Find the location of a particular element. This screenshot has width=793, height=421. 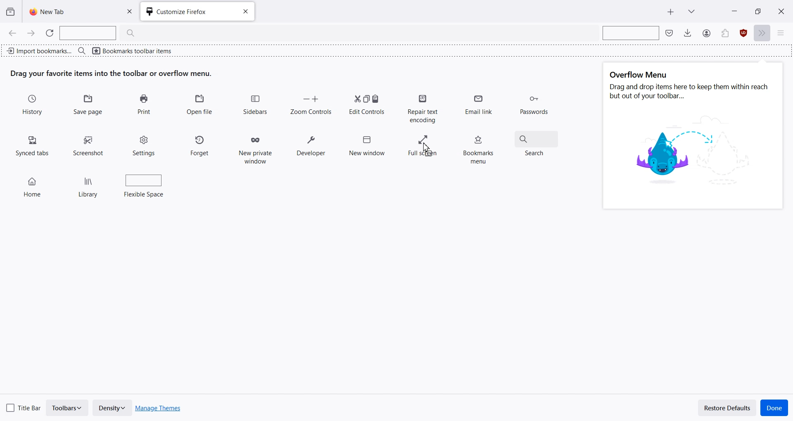

Restore Defaults is located at coordinates (727, 407).